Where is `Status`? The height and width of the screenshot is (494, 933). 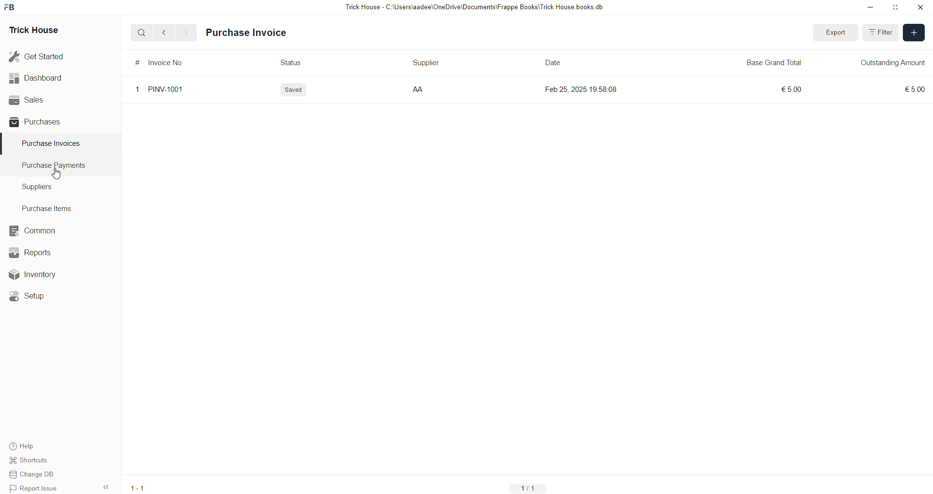
Status is located at coordinates (294, 62).